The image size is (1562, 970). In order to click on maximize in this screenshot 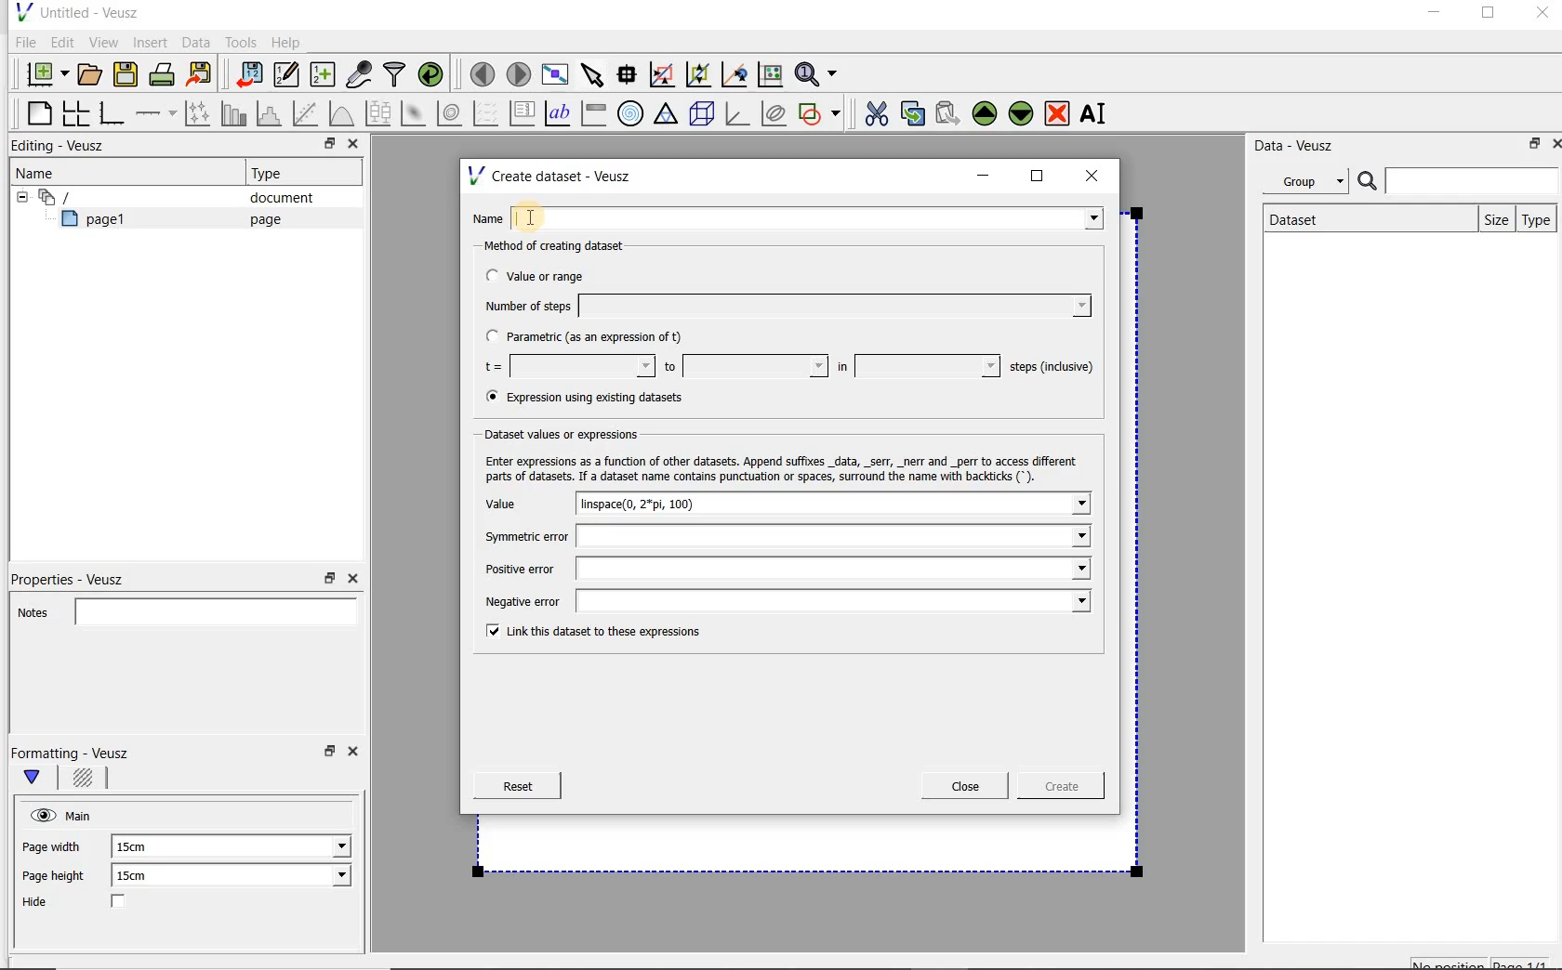, I will do `click(1038, 177)`.